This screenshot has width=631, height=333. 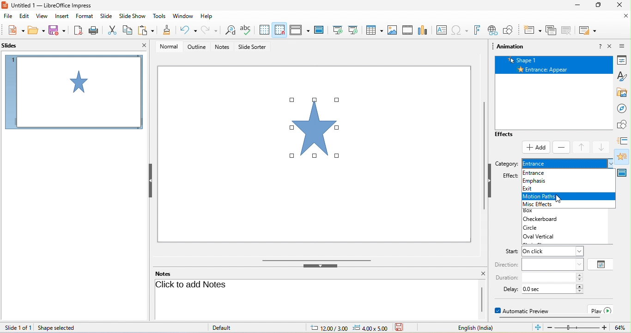 I want to click on slide, so click(x=107, y=17).